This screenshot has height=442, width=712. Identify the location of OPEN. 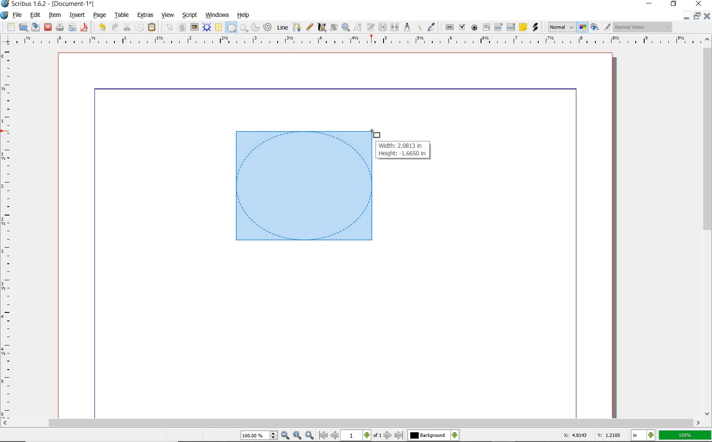
(23, 27).